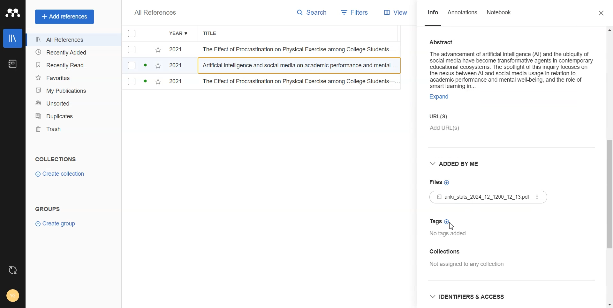  What do you see at coordinates (55, 224) in the screenshot?
I see `Create group` at bounding box center [55, 224].